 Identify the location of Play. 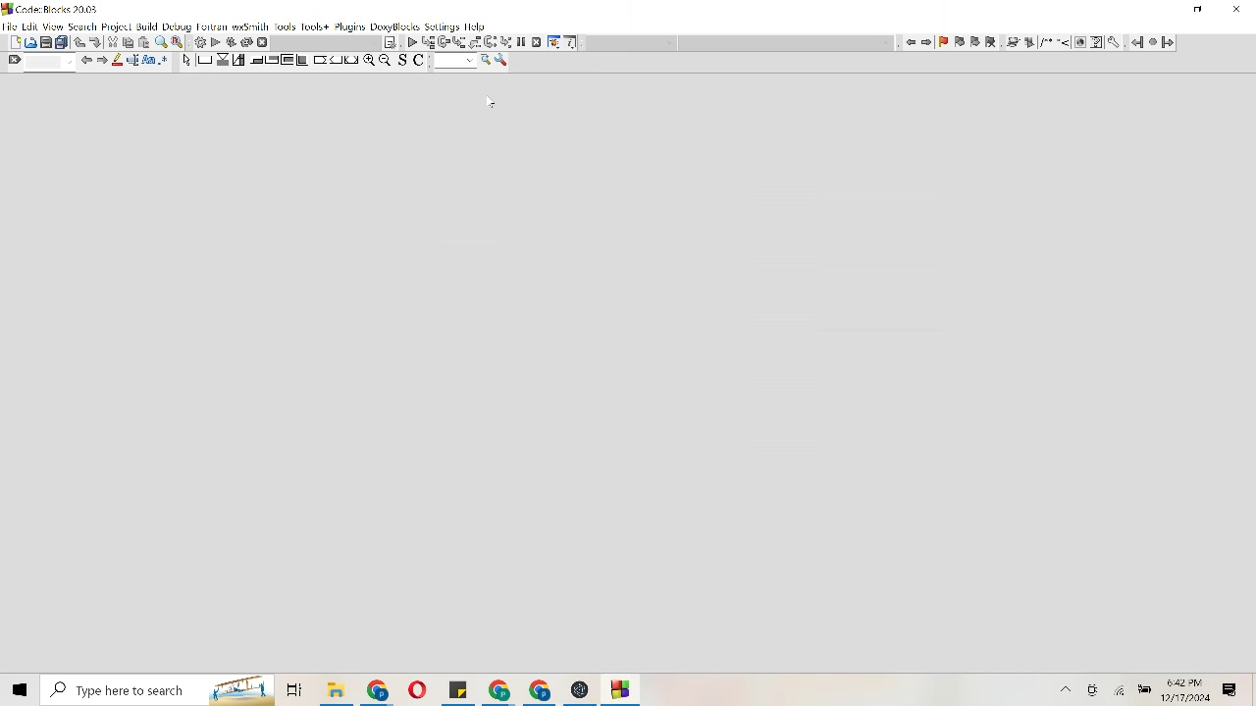
(413, 42).